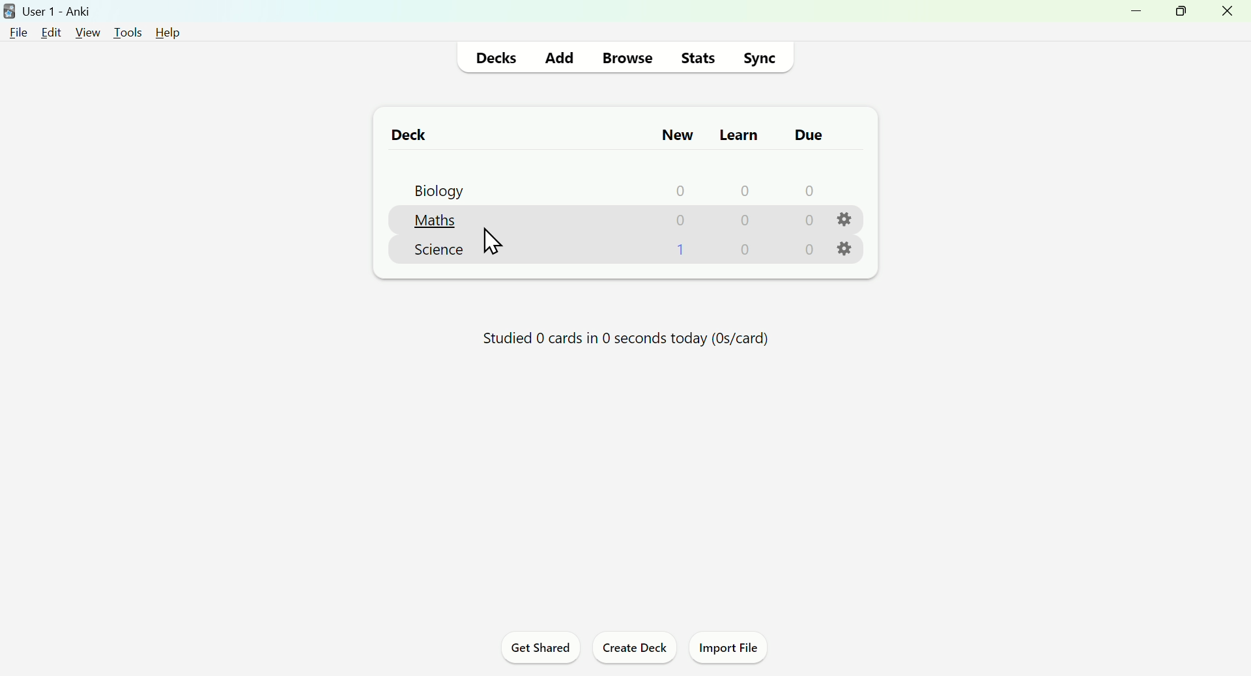 This screenshot has height=676, width=1251. Describe the element at coordinates (808, 190) in the screenshot. I see `0` at that location.